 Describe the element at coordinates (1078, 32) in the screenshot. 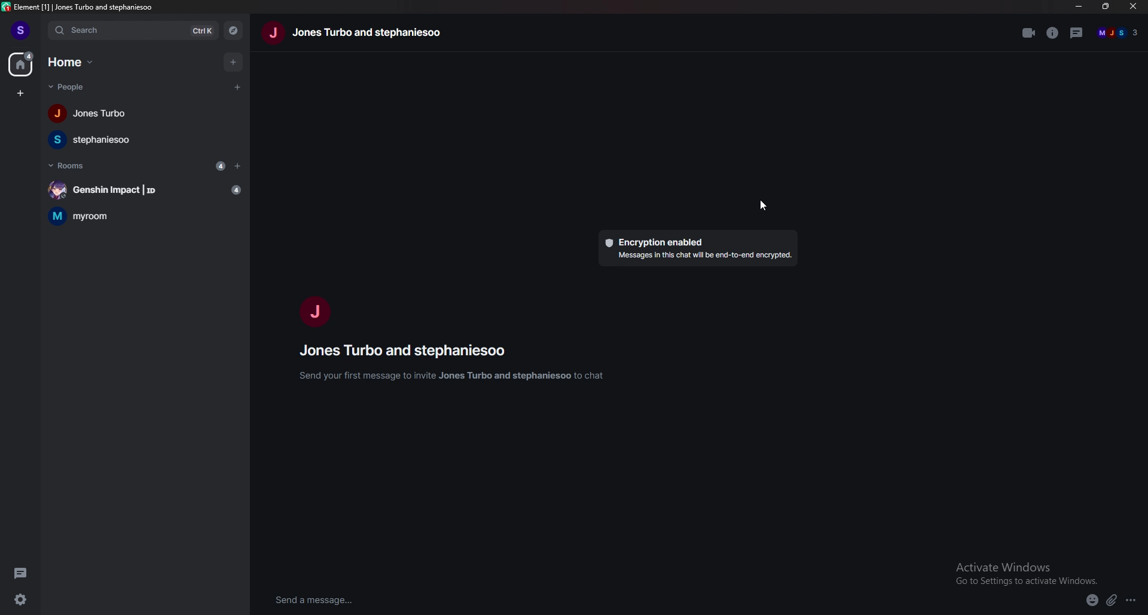

I see `threads` at that location.